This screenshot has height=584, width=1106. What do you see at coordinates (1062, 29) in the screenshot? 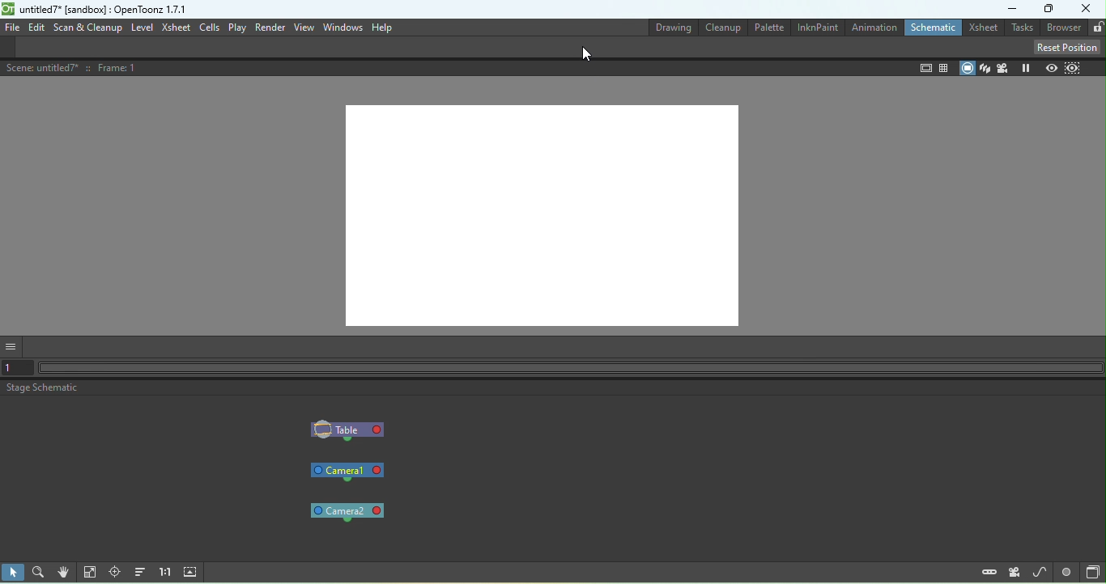
I see `Browser` at bounding box center [1062, 29].